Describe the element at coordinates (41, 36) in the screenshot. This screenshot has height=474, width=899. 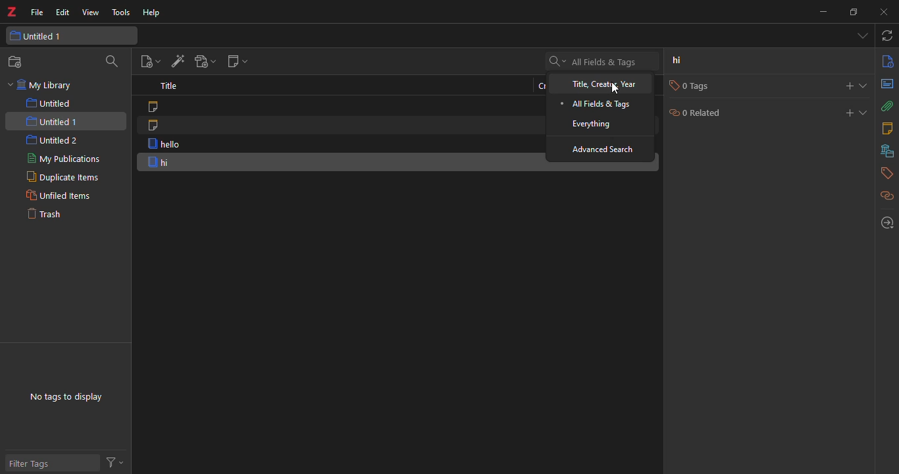
I see `untitled 1` at that location.